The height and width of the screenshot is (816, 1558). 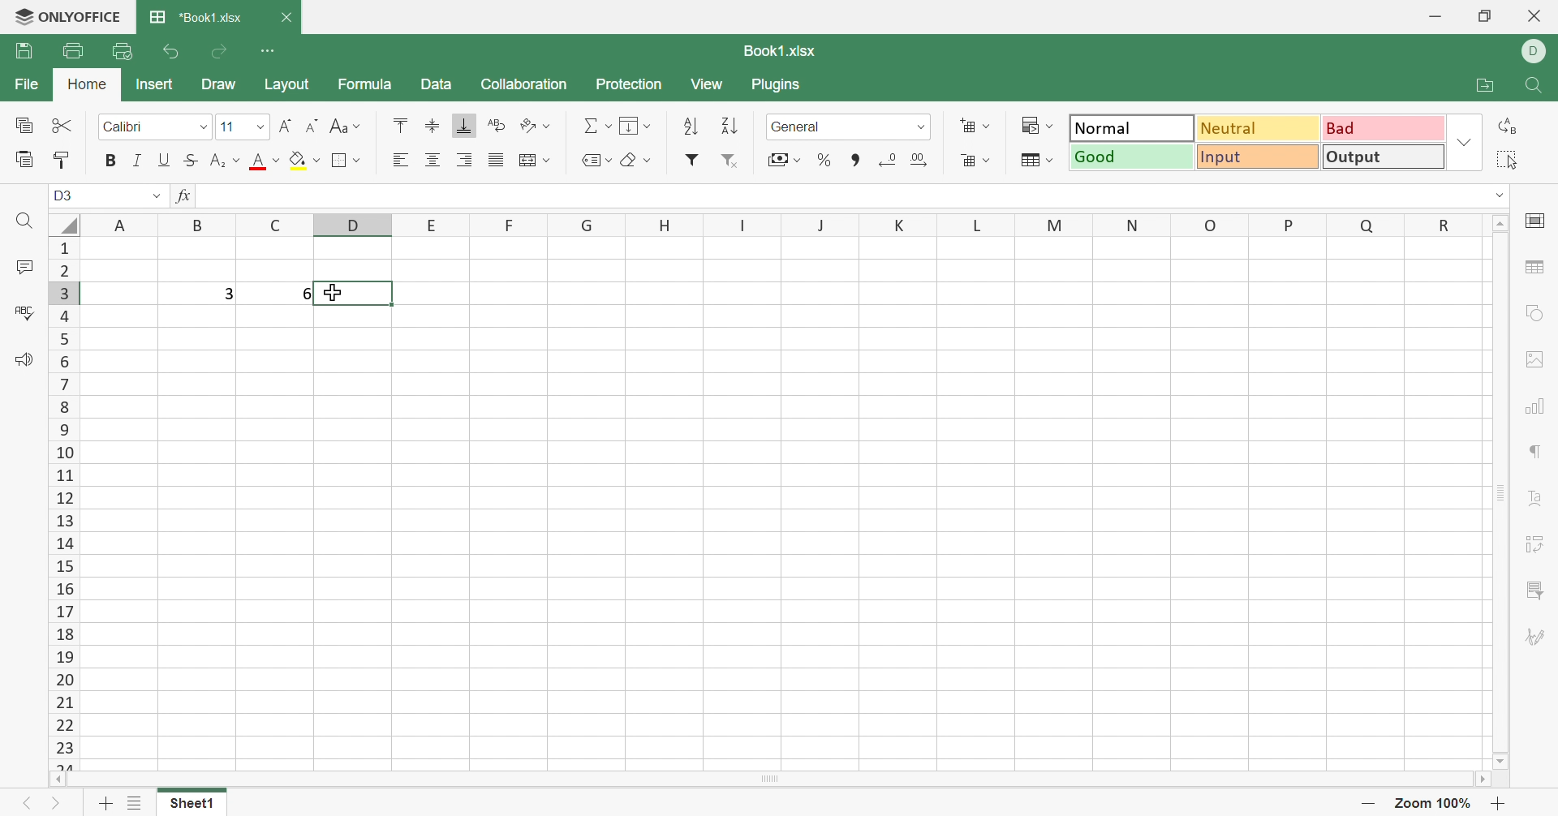 What do you see at coordinates (1536, 49) in the screenshot?
I see `DELL` at bounding box center [1536, 49].